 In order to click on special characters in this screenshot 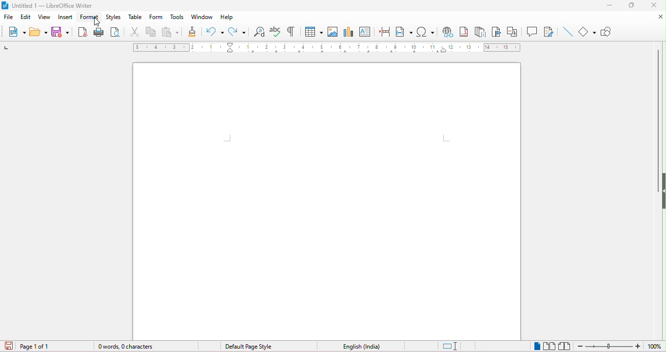, I will do `click(428, 33)`.